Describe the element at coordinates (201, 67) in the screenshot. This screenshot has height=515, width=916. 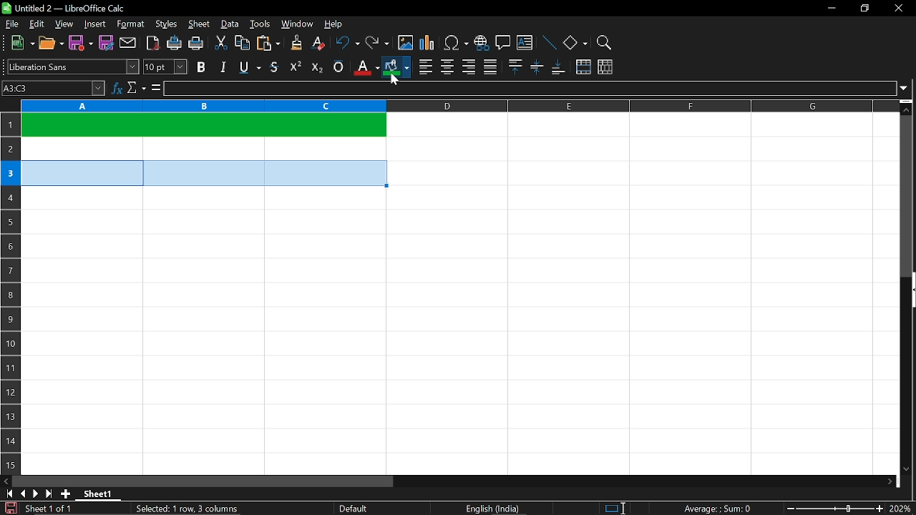
I see `bold` at that location.